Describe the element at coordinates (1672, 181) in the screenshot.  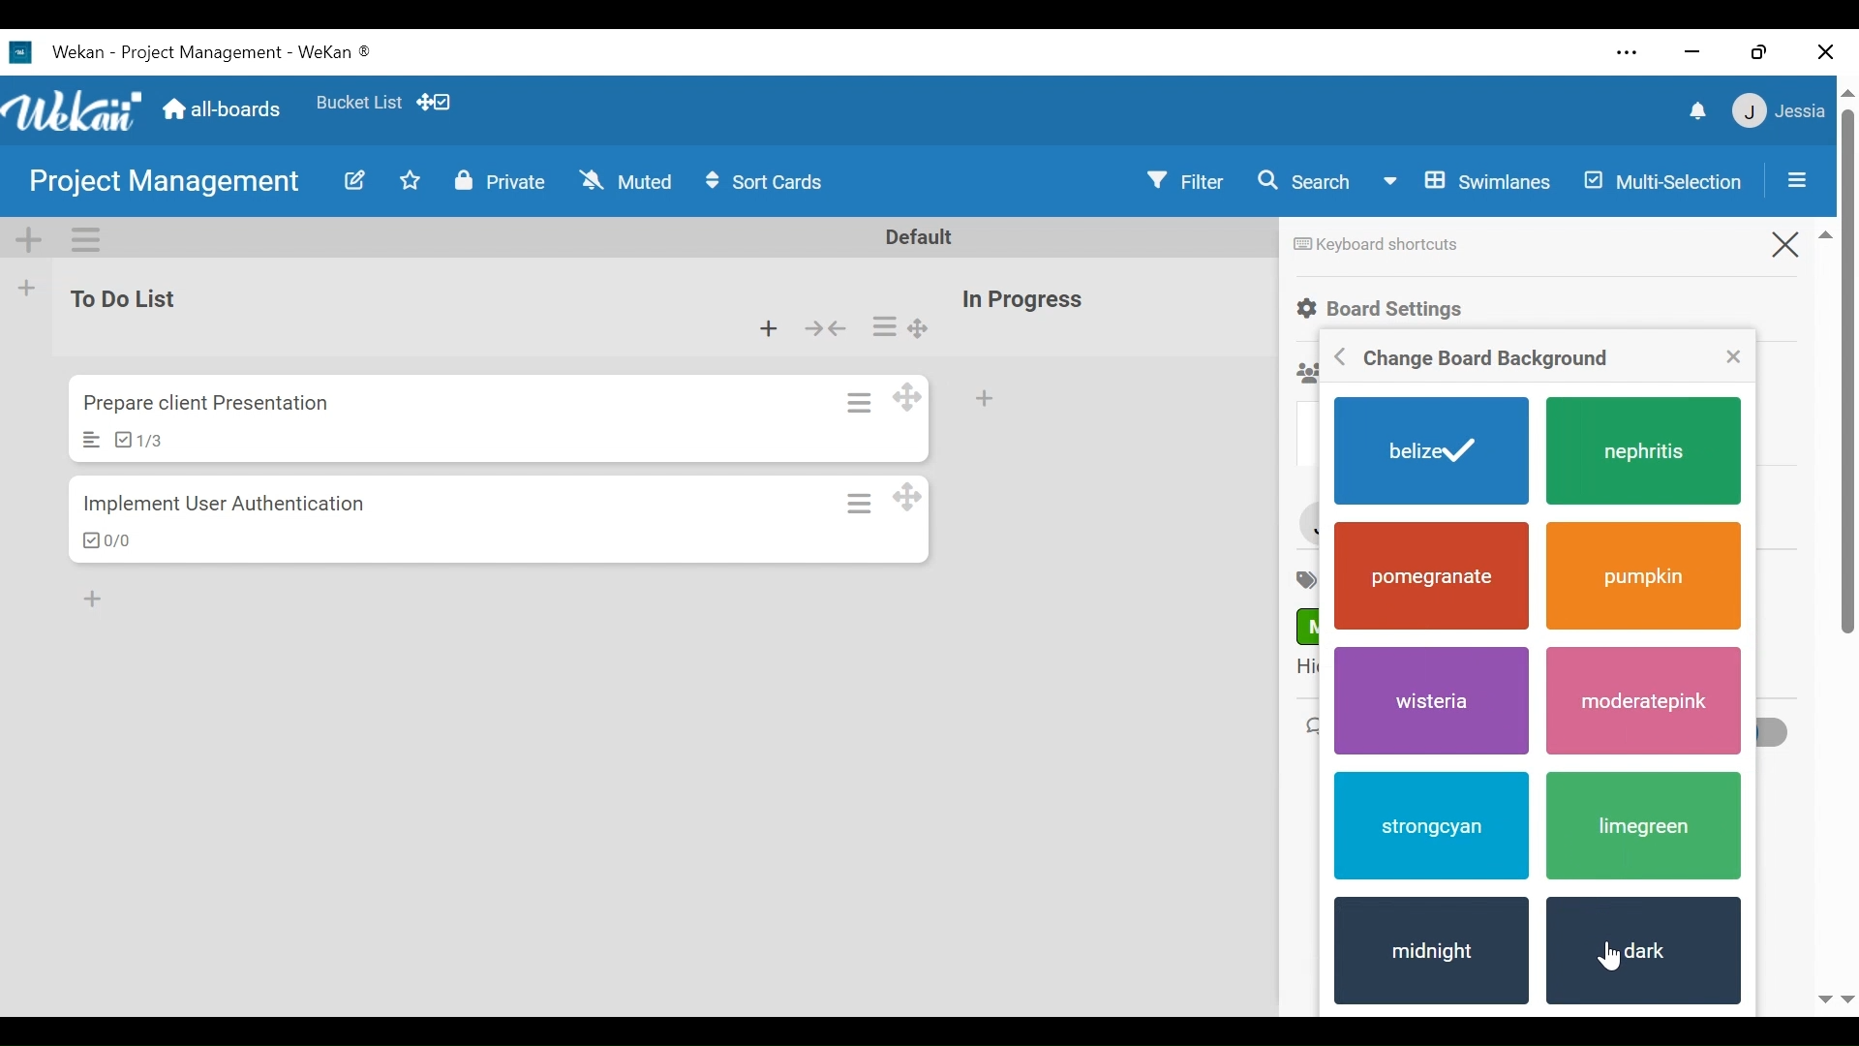
I see `Multi-selection` at that location.